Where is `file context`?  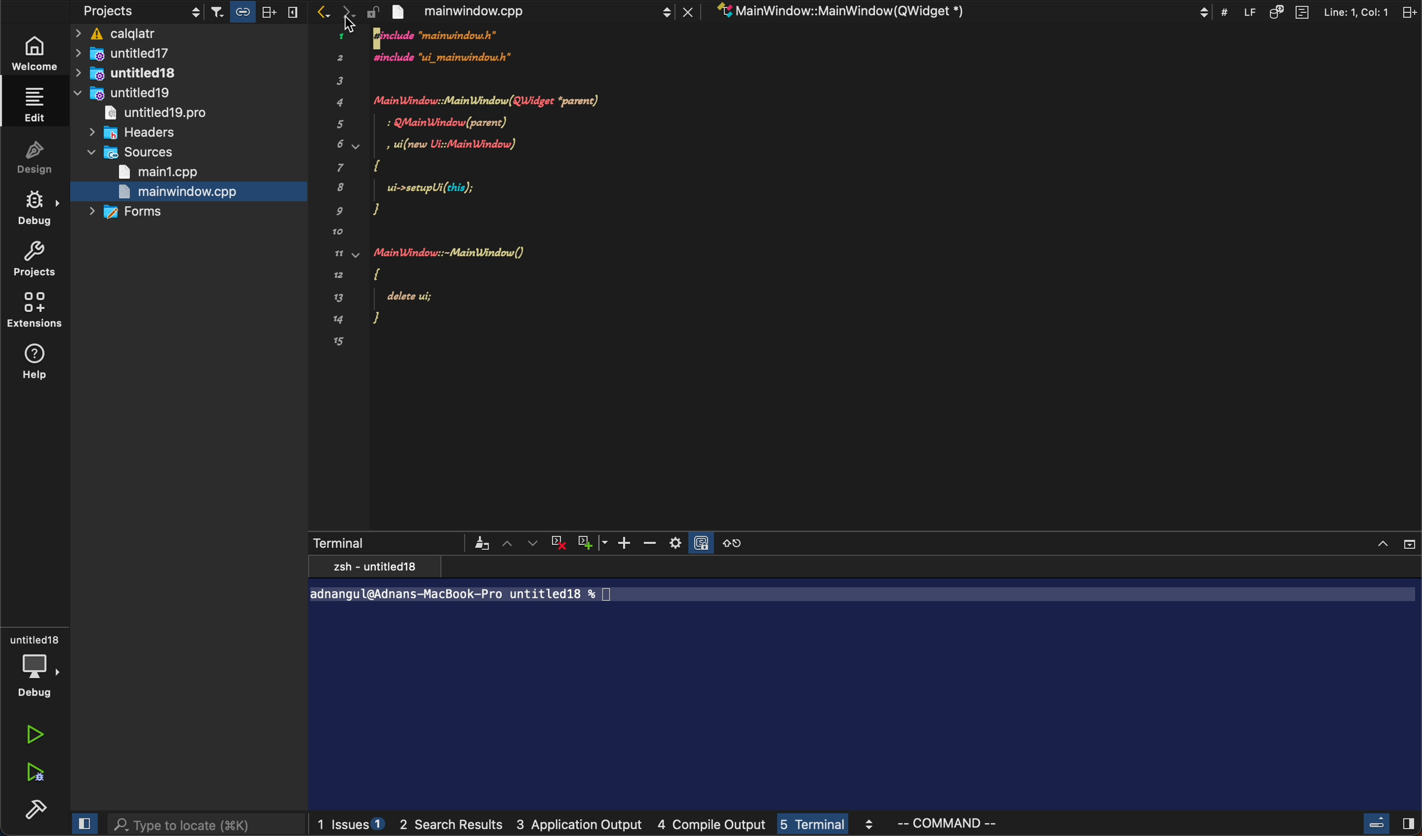 file context is located at coordinates (958, 11).